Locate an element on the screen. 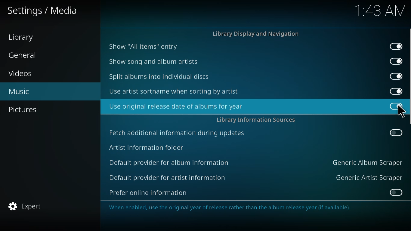 The height and width of the screenshot is (231, 411). info is located at coordinates (249, 208).